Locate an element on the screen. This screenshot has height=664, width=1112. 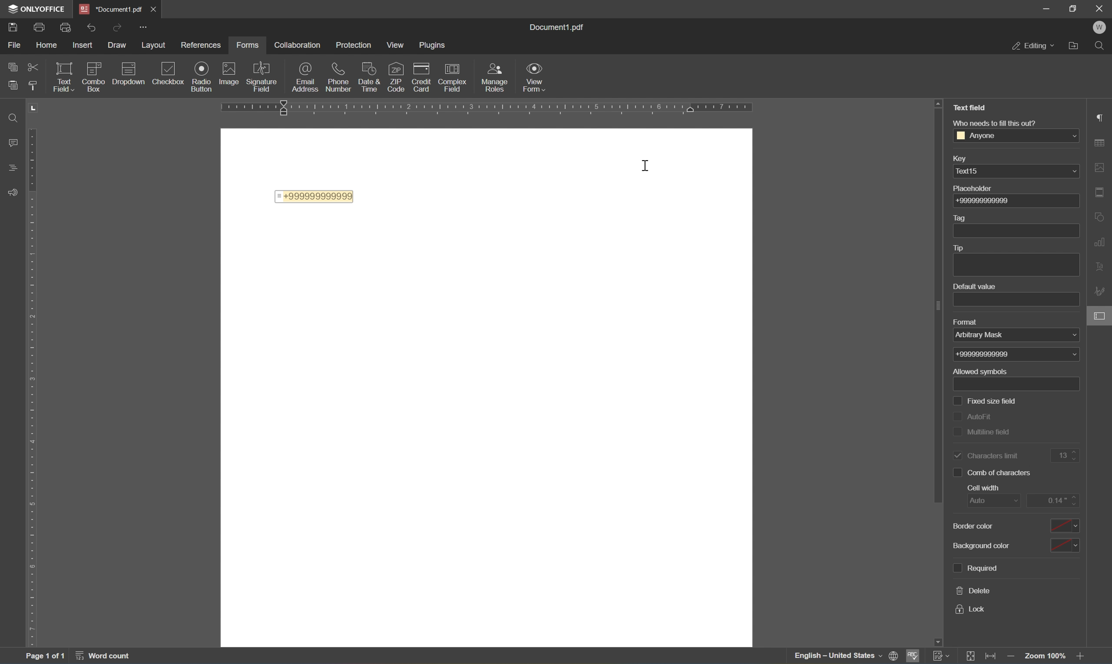
auto is located at coordinates (986, 502).